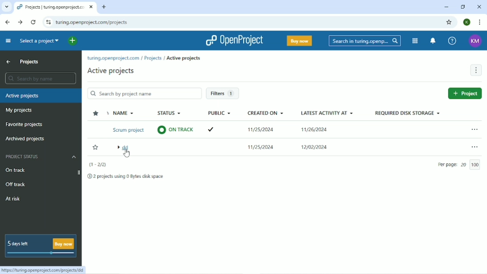 Image resolution: width=487 pixels, height=274 pixels. I want to click on Archived projects, so click(27, 140).